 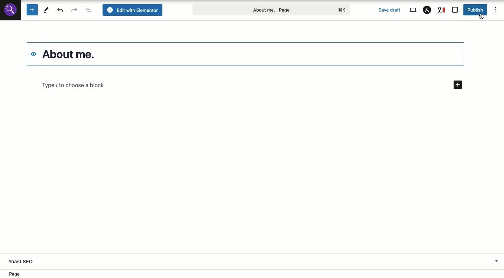 I want to click on Add new block, so click(x=31, y=10).